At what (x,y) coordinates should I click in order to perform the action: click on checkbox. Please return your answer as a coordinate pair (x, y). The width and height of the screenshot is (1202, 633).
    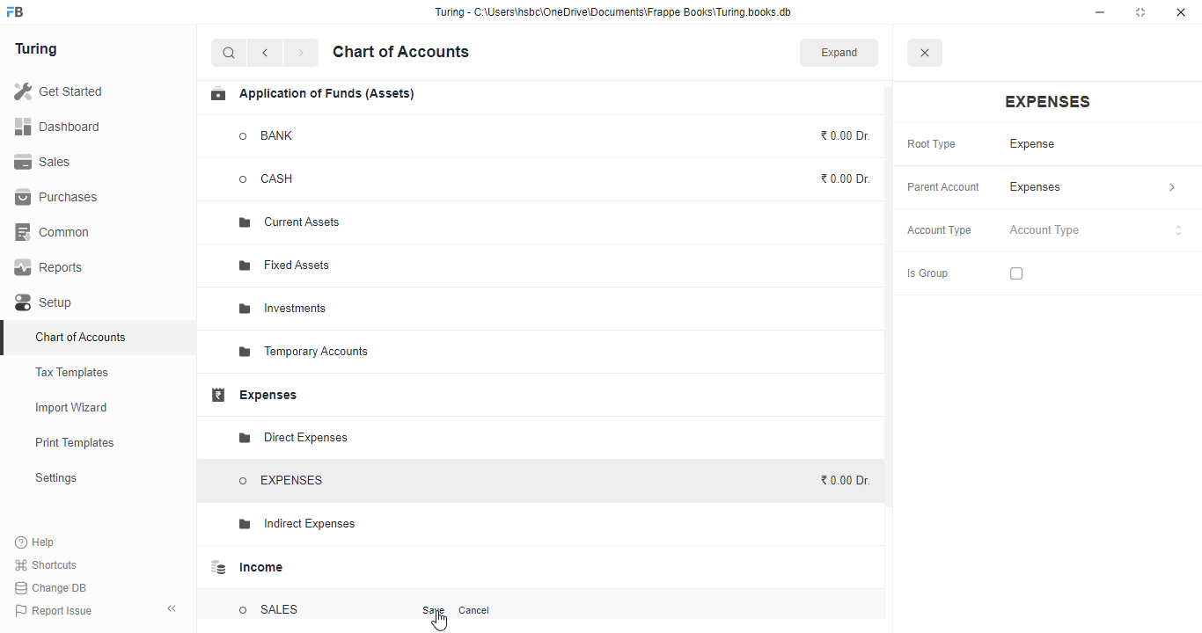
    Looking at the image, I should click on (1016, 273).